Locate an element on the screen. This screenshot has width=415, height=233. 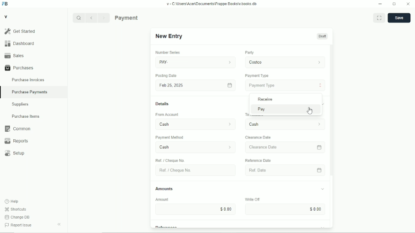
Clearance Date is located at coordinates (260, 137).